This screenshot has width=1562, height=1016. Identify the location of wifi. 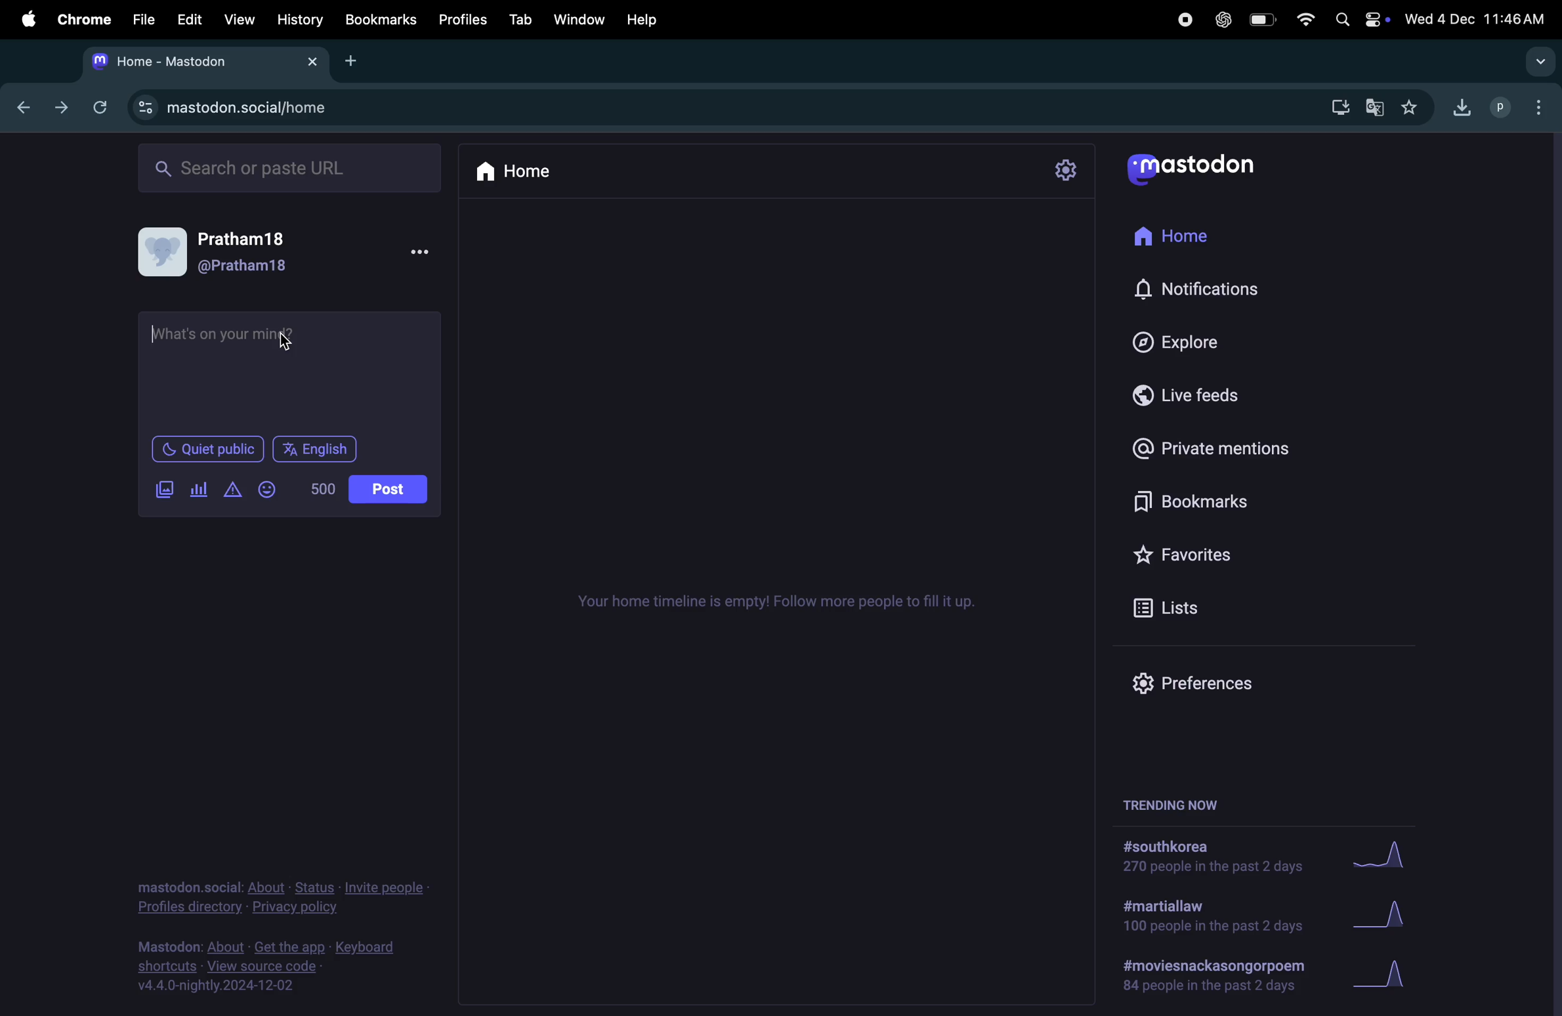
(1303, 18).